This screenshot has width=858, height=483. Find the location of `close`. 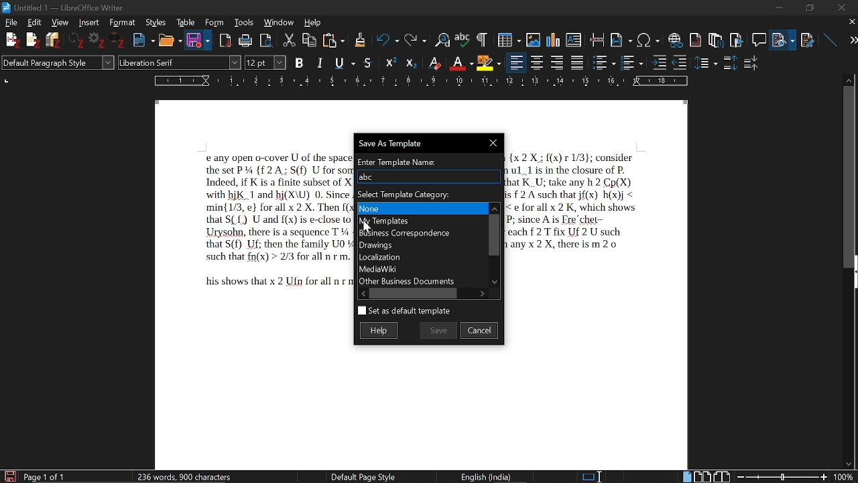

close is located at coordinates (842, 7).